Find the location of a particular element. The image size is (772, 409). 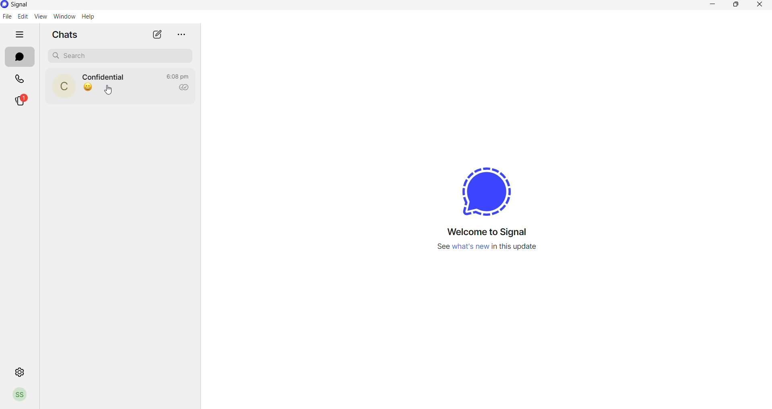

new chat is located at coordinates (157, 34).